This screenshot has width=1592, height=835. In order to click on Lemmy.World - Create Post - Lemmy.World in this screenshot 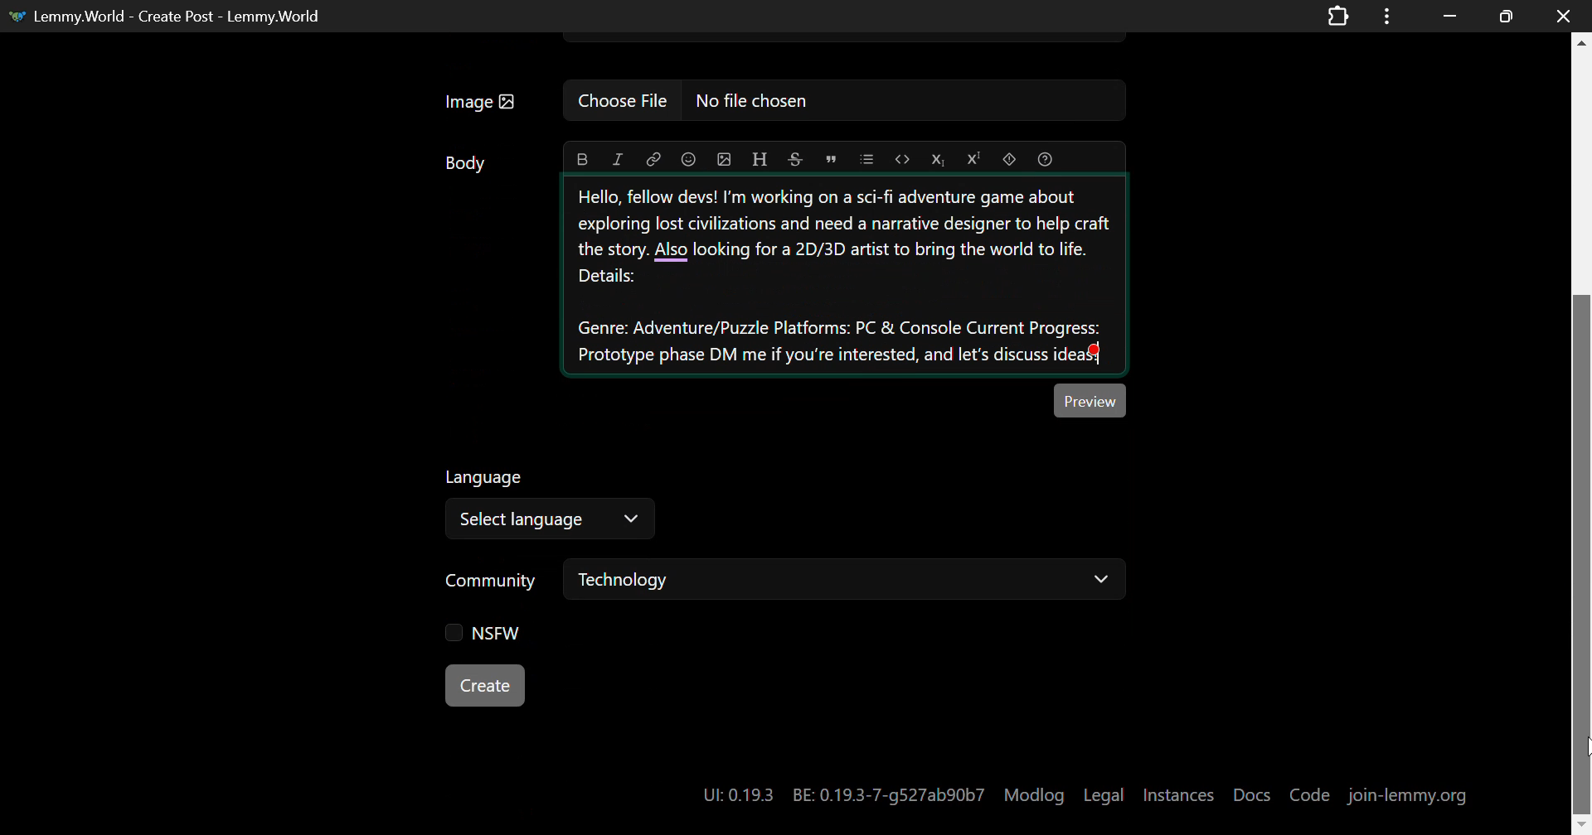, I will do `click(177, 15)`.